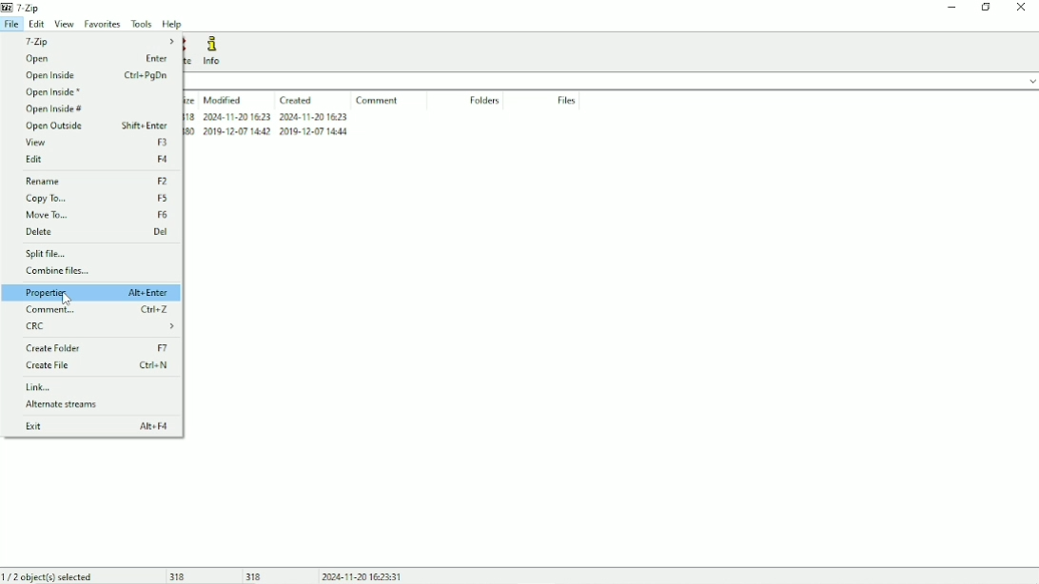  I want to click on Open Inside, so click(93, 76).